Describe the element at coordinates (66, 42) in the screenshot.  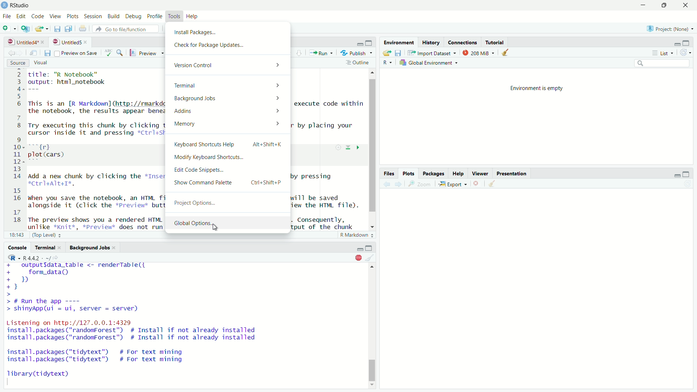
I see `Untitled5` at that location.